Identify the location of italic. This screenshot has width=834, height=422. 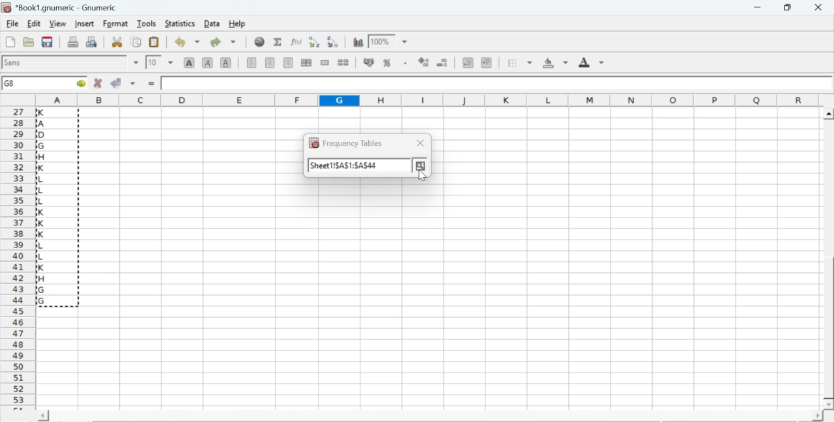
(208, 62).